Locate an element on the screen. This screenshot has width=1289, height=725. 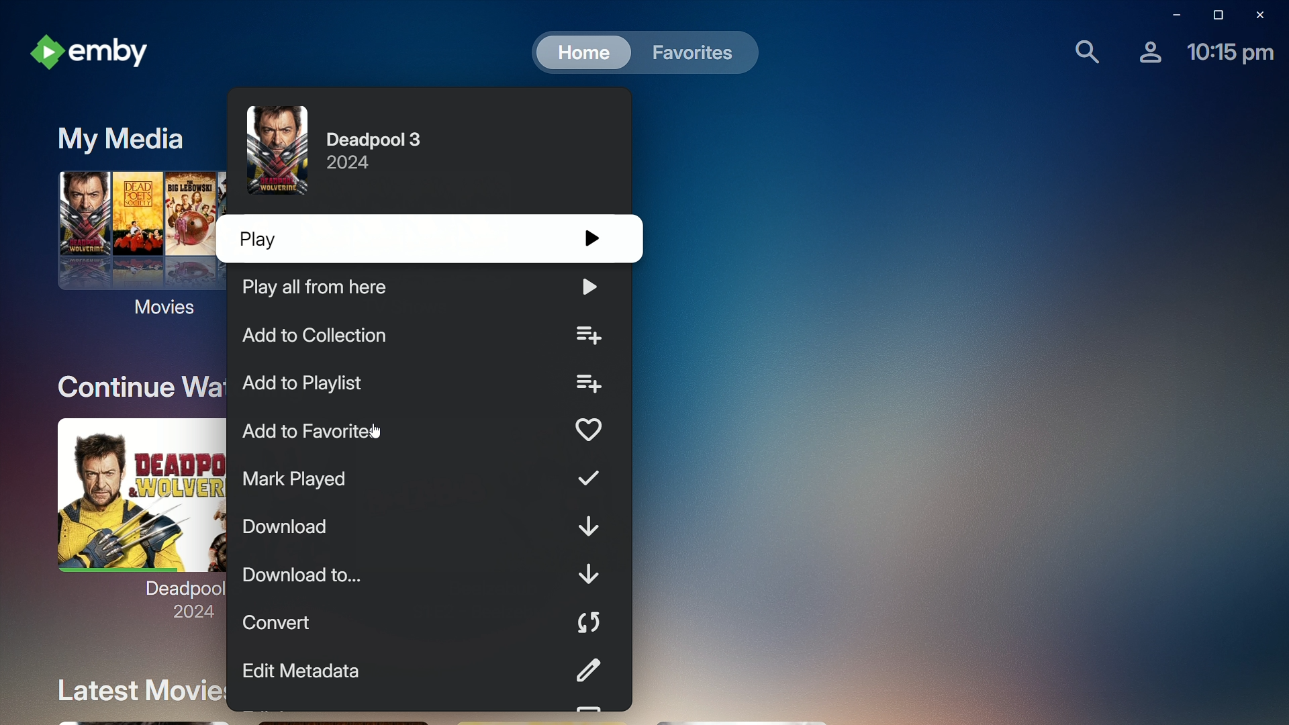
Download is located at coordinates (427, 528).